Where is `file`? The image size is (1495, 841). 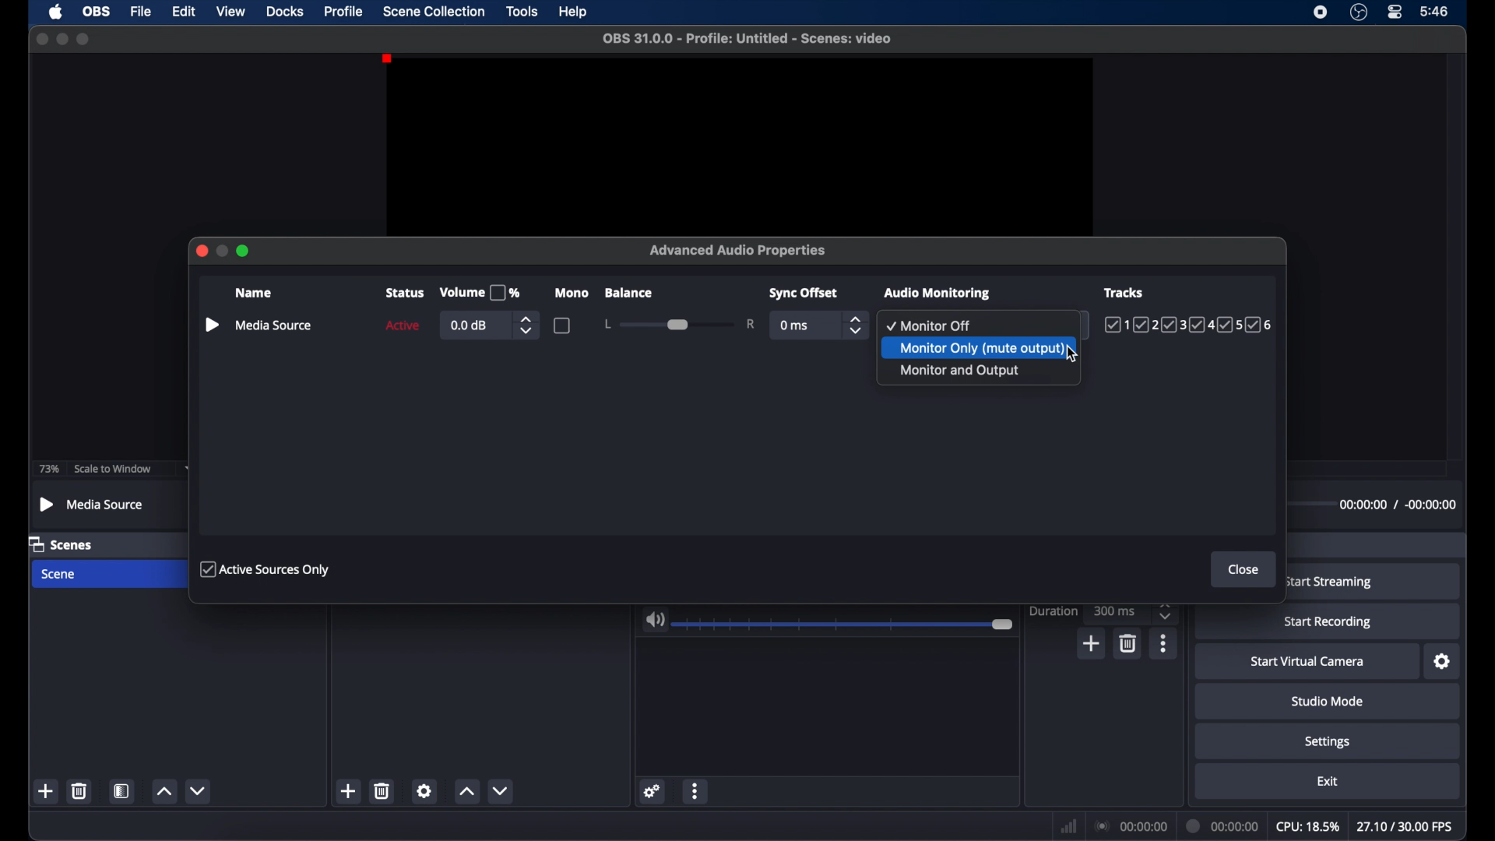
file is located at coordinates (140, 12).